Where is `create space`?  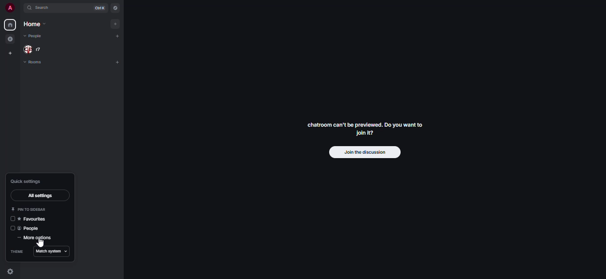 create space is located at coordinates (10, 53).